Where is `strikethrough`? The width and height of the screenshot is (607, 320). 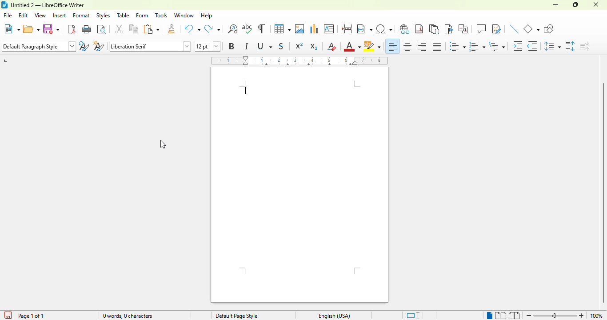 strikethrough is located at coordinates (281, 46).